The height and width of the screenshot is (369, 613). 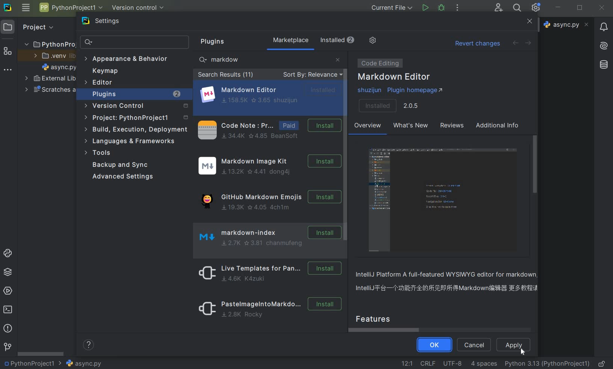 What do you see at coordinates (604, 46) in the screenshot?
I see `AI Assistant` at bounding box center [604, 46].